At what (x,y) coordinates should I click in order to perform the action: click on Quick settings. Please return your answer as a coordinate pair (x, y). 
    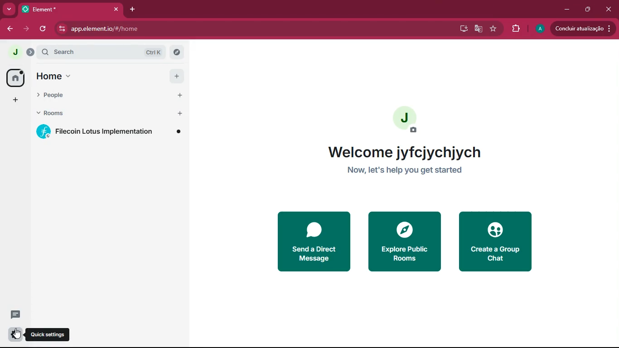
    Looking at the image, I should click on (50, 334).